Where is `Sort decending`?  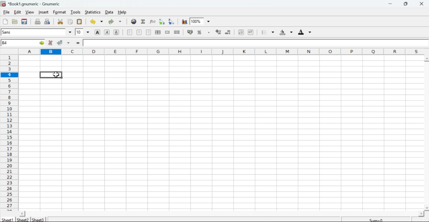 Sort decending is located at coordinates (172, 21).